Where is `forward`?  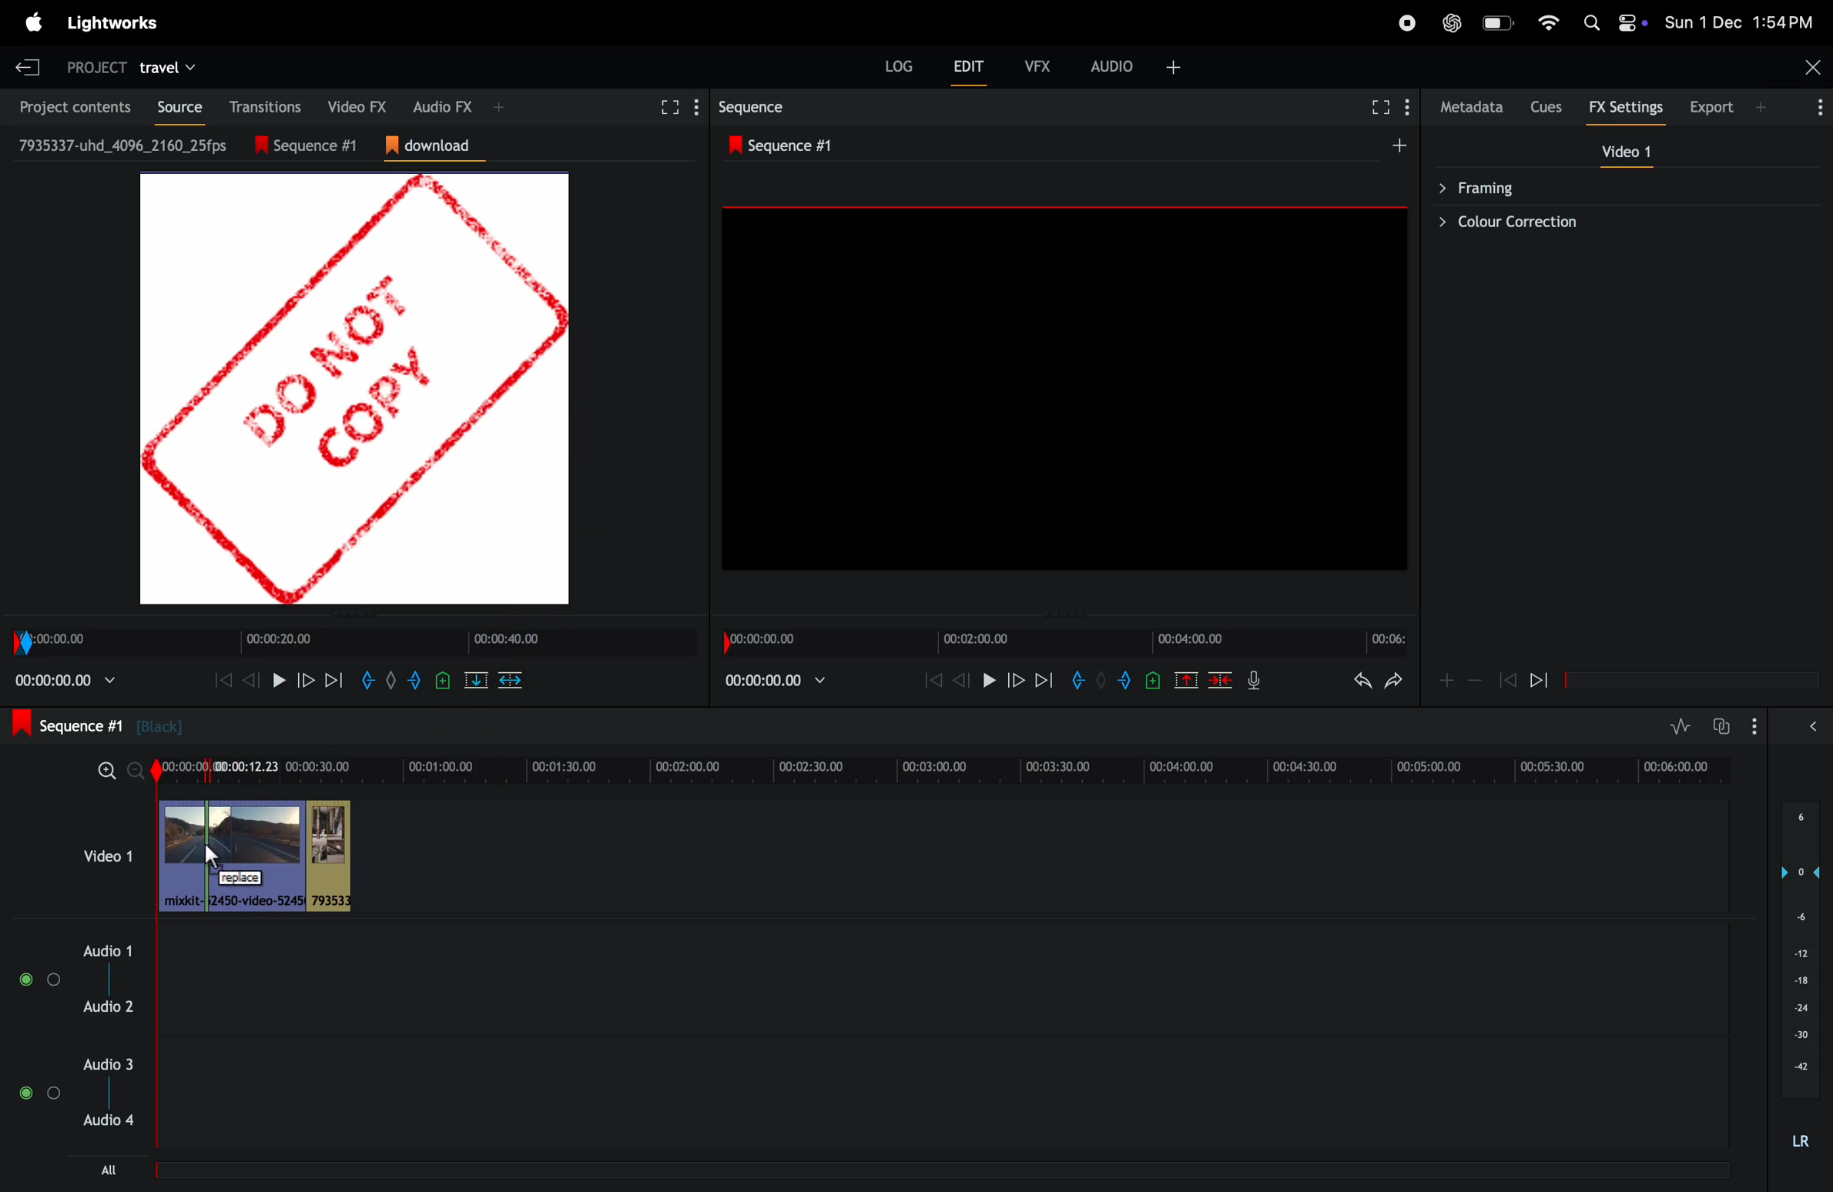
forward is located at coordinates (1015, 679).